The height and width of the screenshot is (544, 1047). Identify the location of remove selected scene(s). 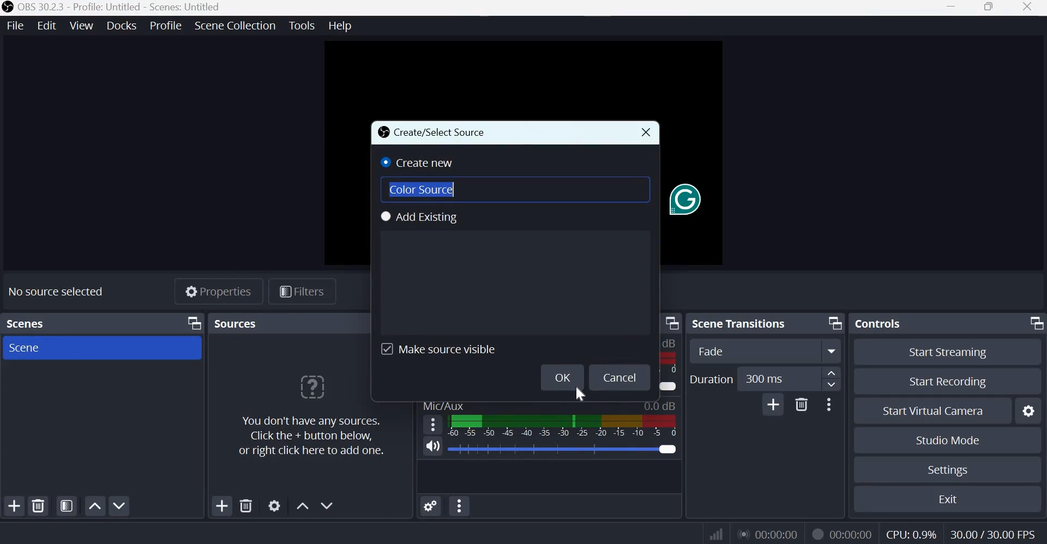
(40, 506).